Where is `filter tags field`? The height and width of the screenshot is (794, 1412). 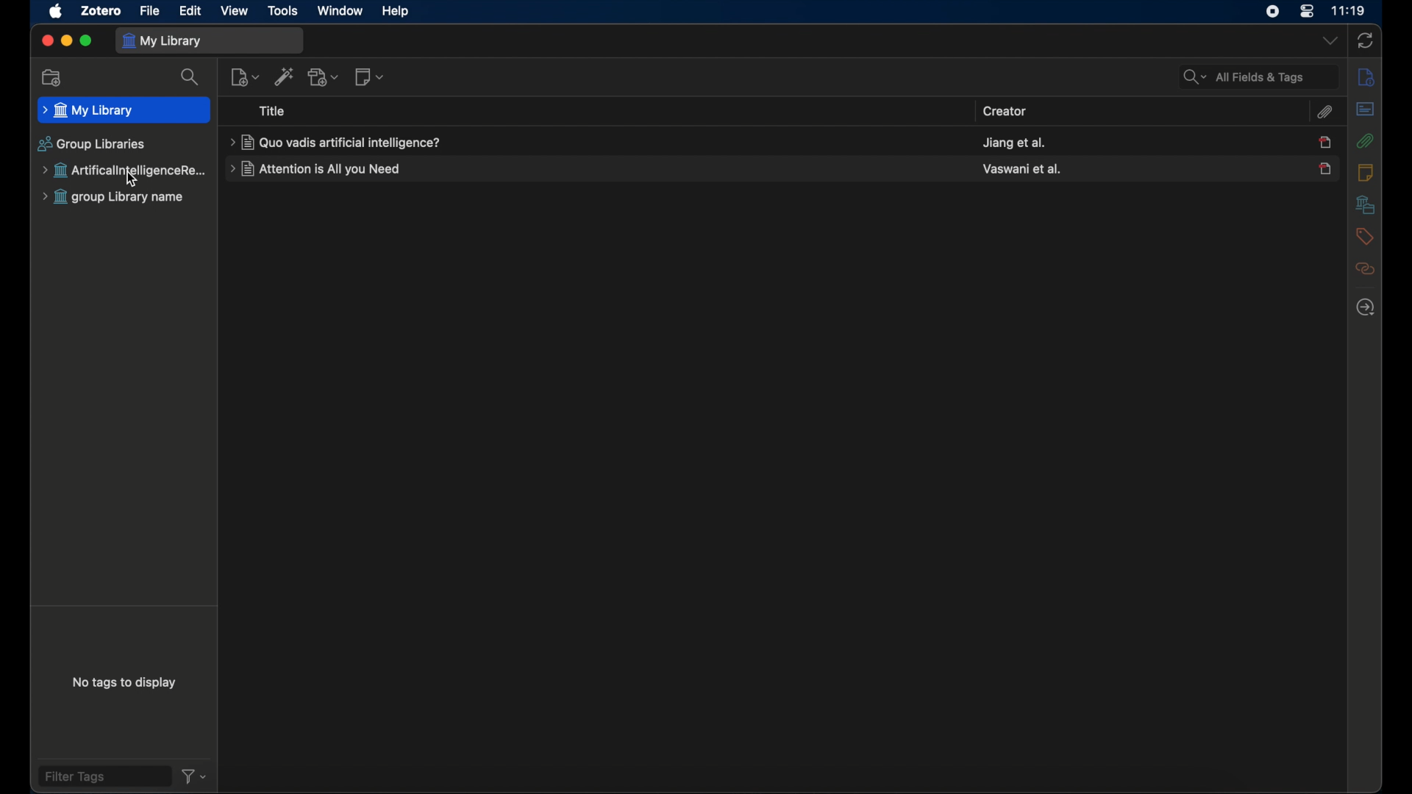 filter tags field is located at coordinates (105, 776).